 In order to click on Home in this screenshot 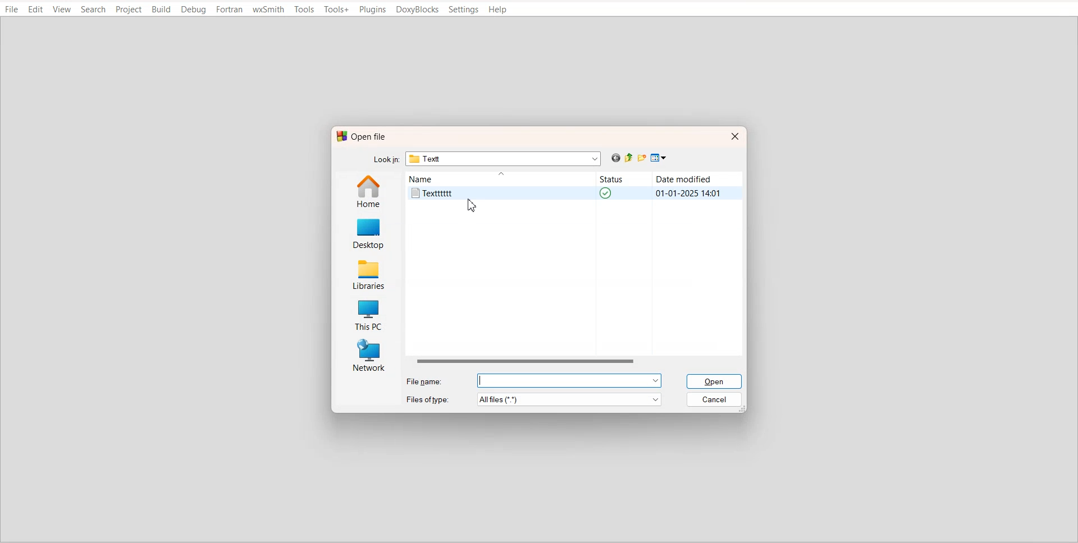, I will do `click(371, 192)`.